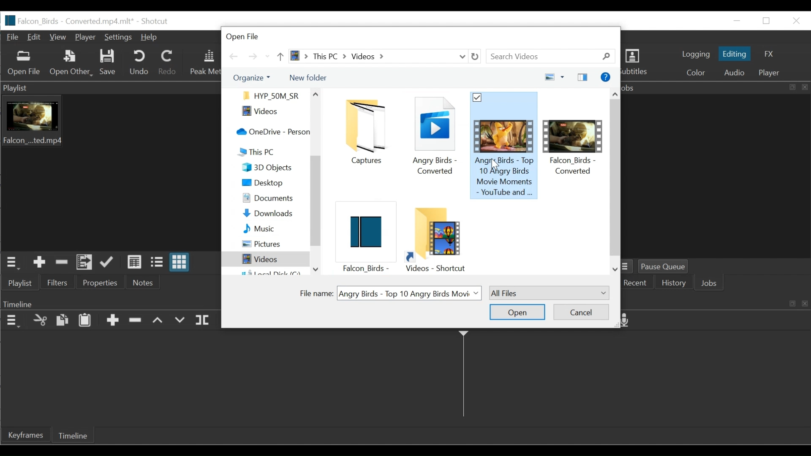 This screenshot has width=811, height=456. What do you see at coordinates (635, 284) in the screenshot?
I see `Recent` at bounding box center [635, 284].